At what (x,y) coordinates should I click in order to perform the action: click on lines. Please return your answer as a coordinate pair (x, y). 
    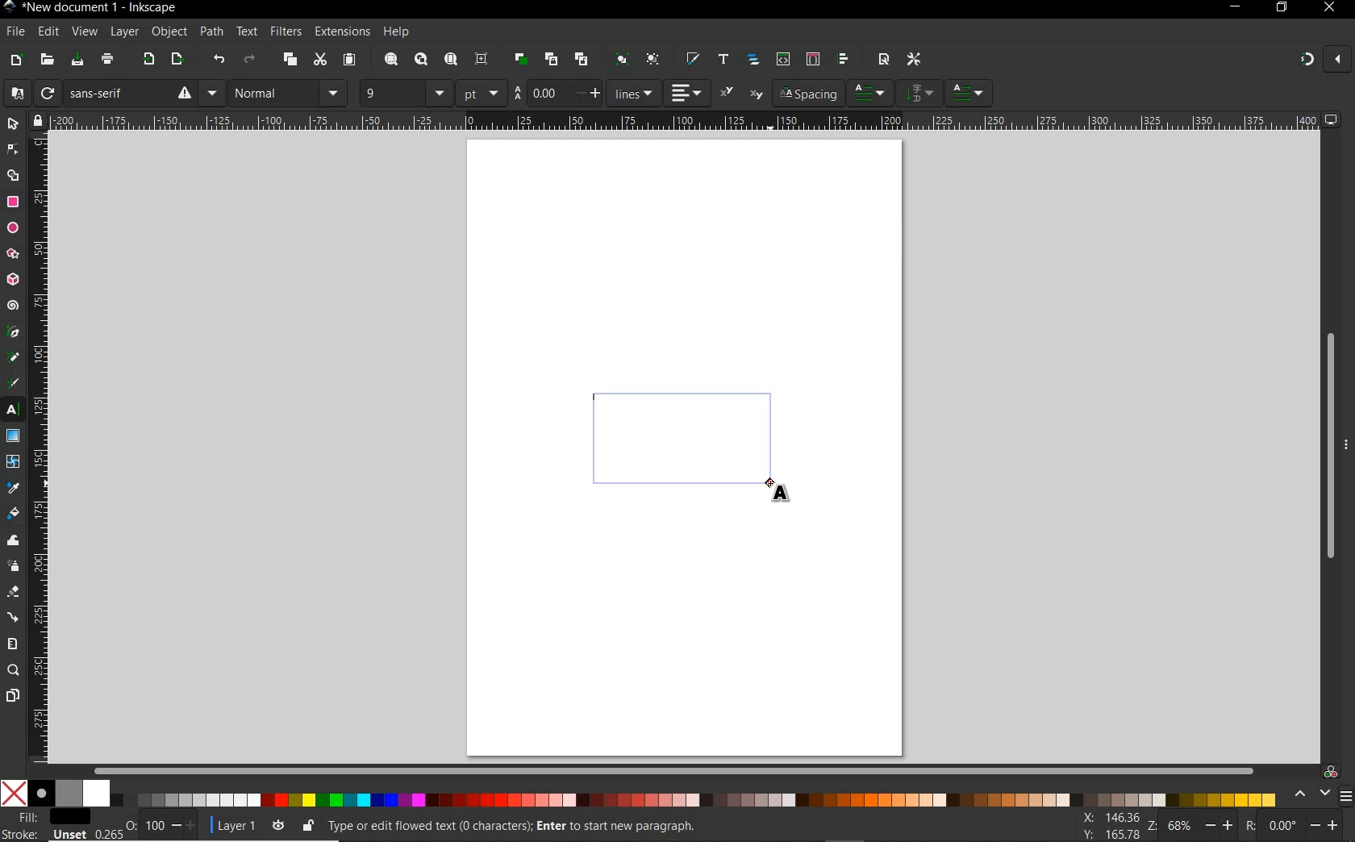
    Looking at the image, I should click on (634, 93).